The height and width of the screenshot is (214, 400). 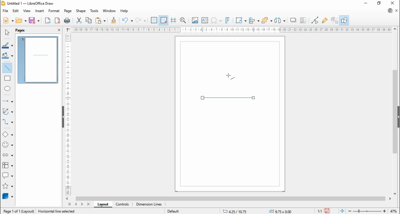 What do you see at coordinates (38, 60) in the screenshot?
I see `page 1` at bounding box center [38, 60].